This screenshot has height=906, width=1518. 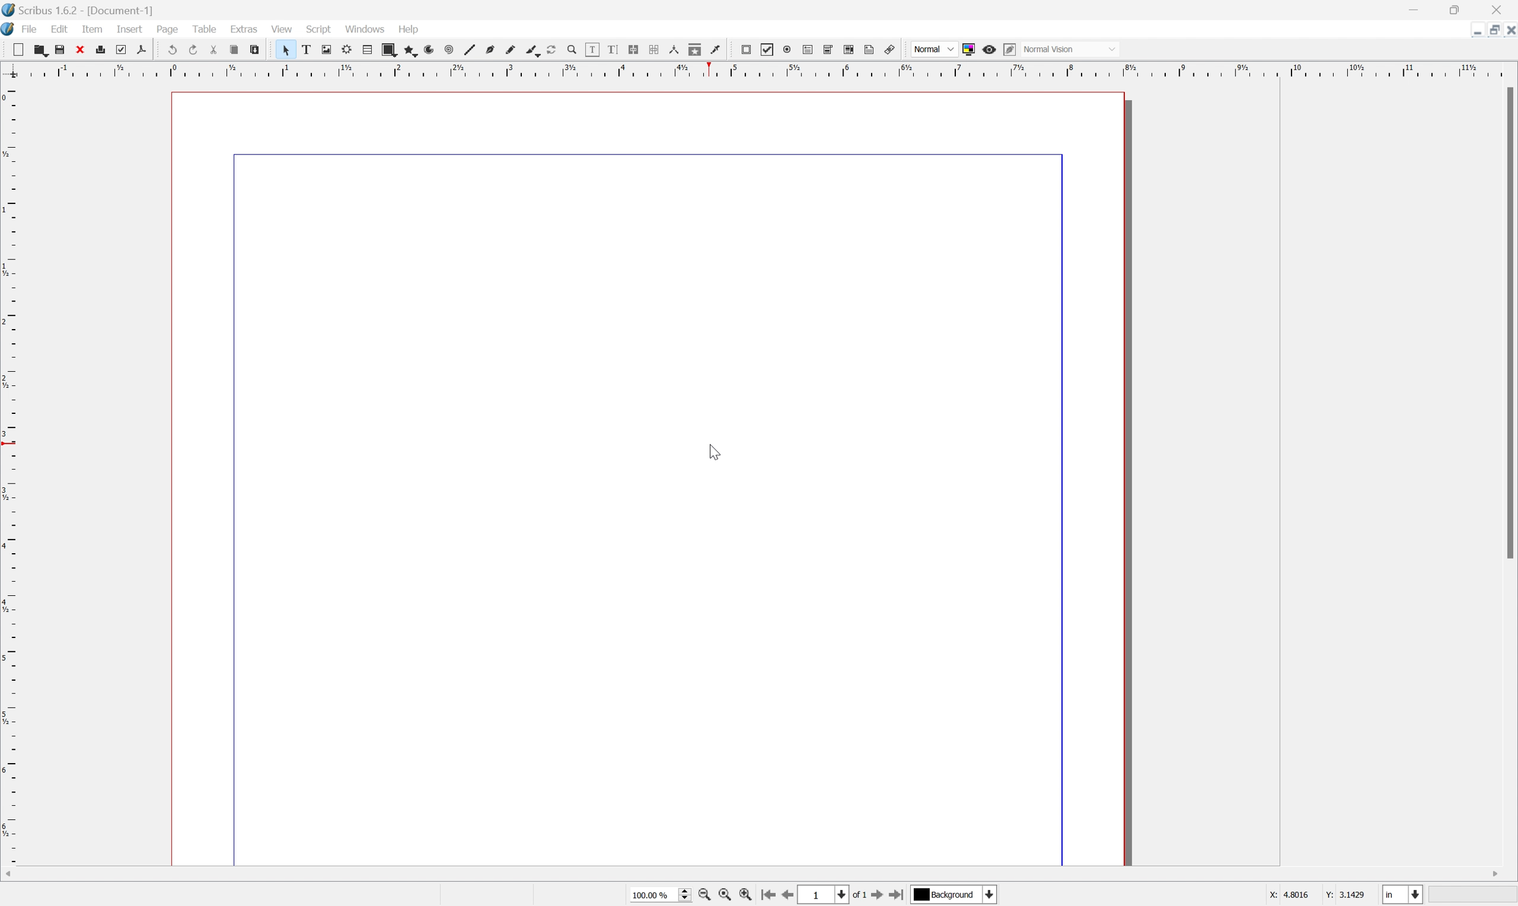 What do you see at coordinates (755, 875) in the screenshot?
I see `scroll bar` at bounding box center [755, 875].